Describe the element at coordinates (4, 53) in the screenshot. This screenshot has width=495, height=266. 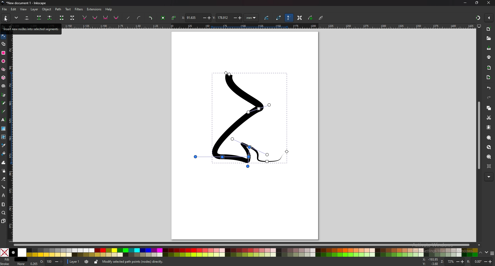
I see `rectangle` at that location.